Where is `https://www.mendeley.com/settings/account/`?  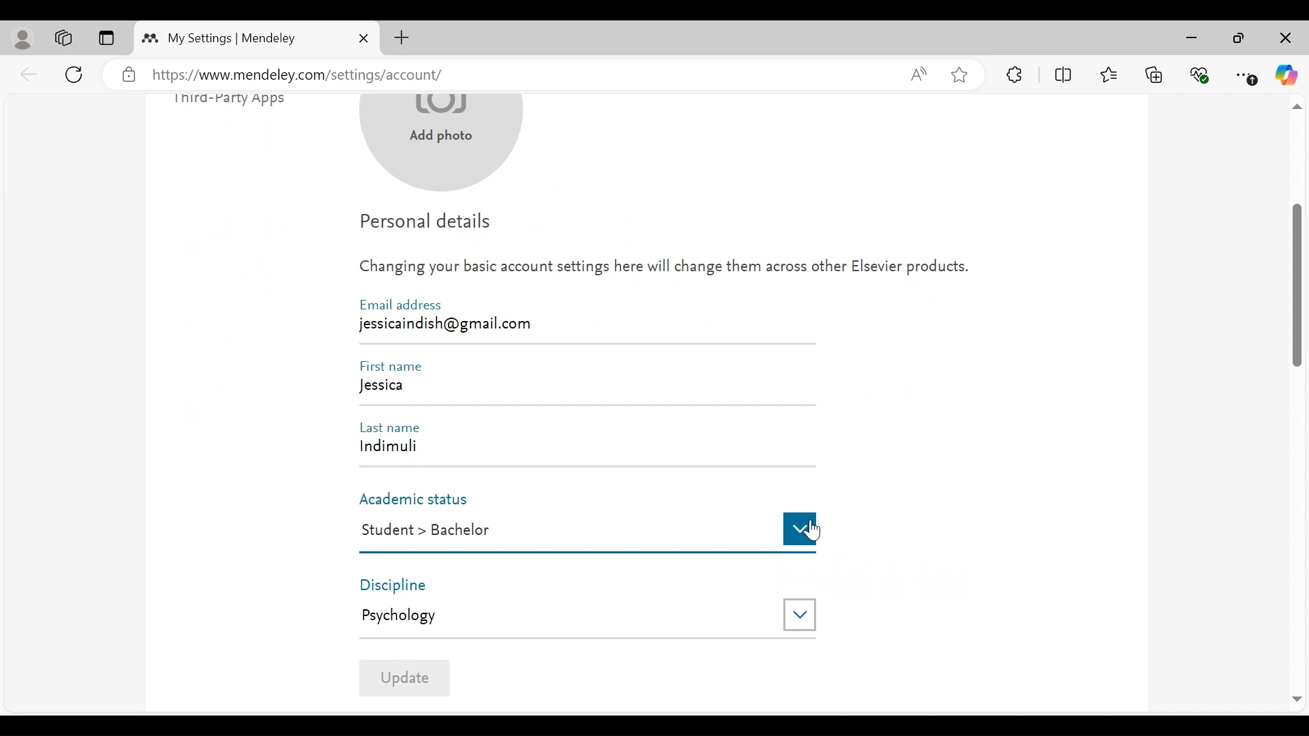 https://www.mendeley.com/settings/account/ is located at coordinates (520, 76).